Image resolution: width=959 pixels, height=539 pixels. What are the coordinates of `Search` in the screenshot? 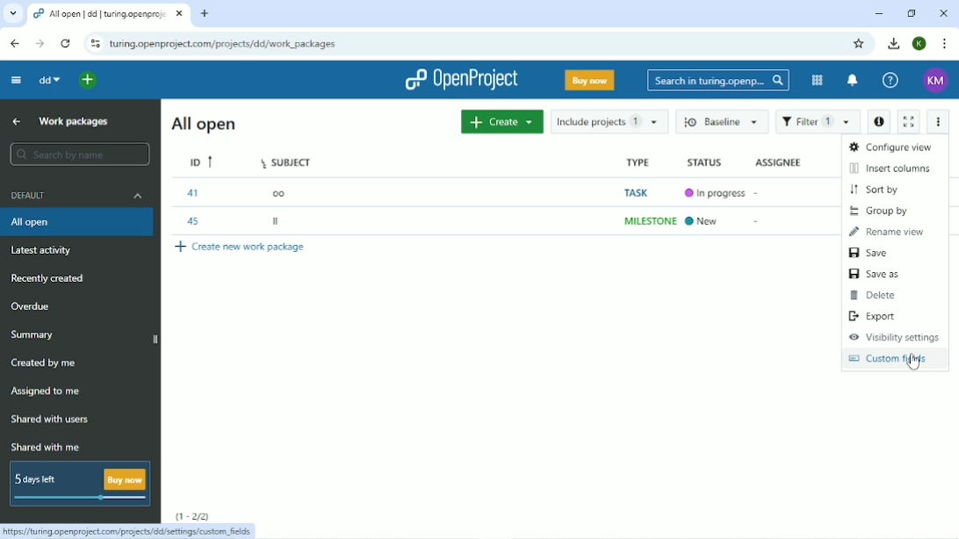 It's located at (719, 81).